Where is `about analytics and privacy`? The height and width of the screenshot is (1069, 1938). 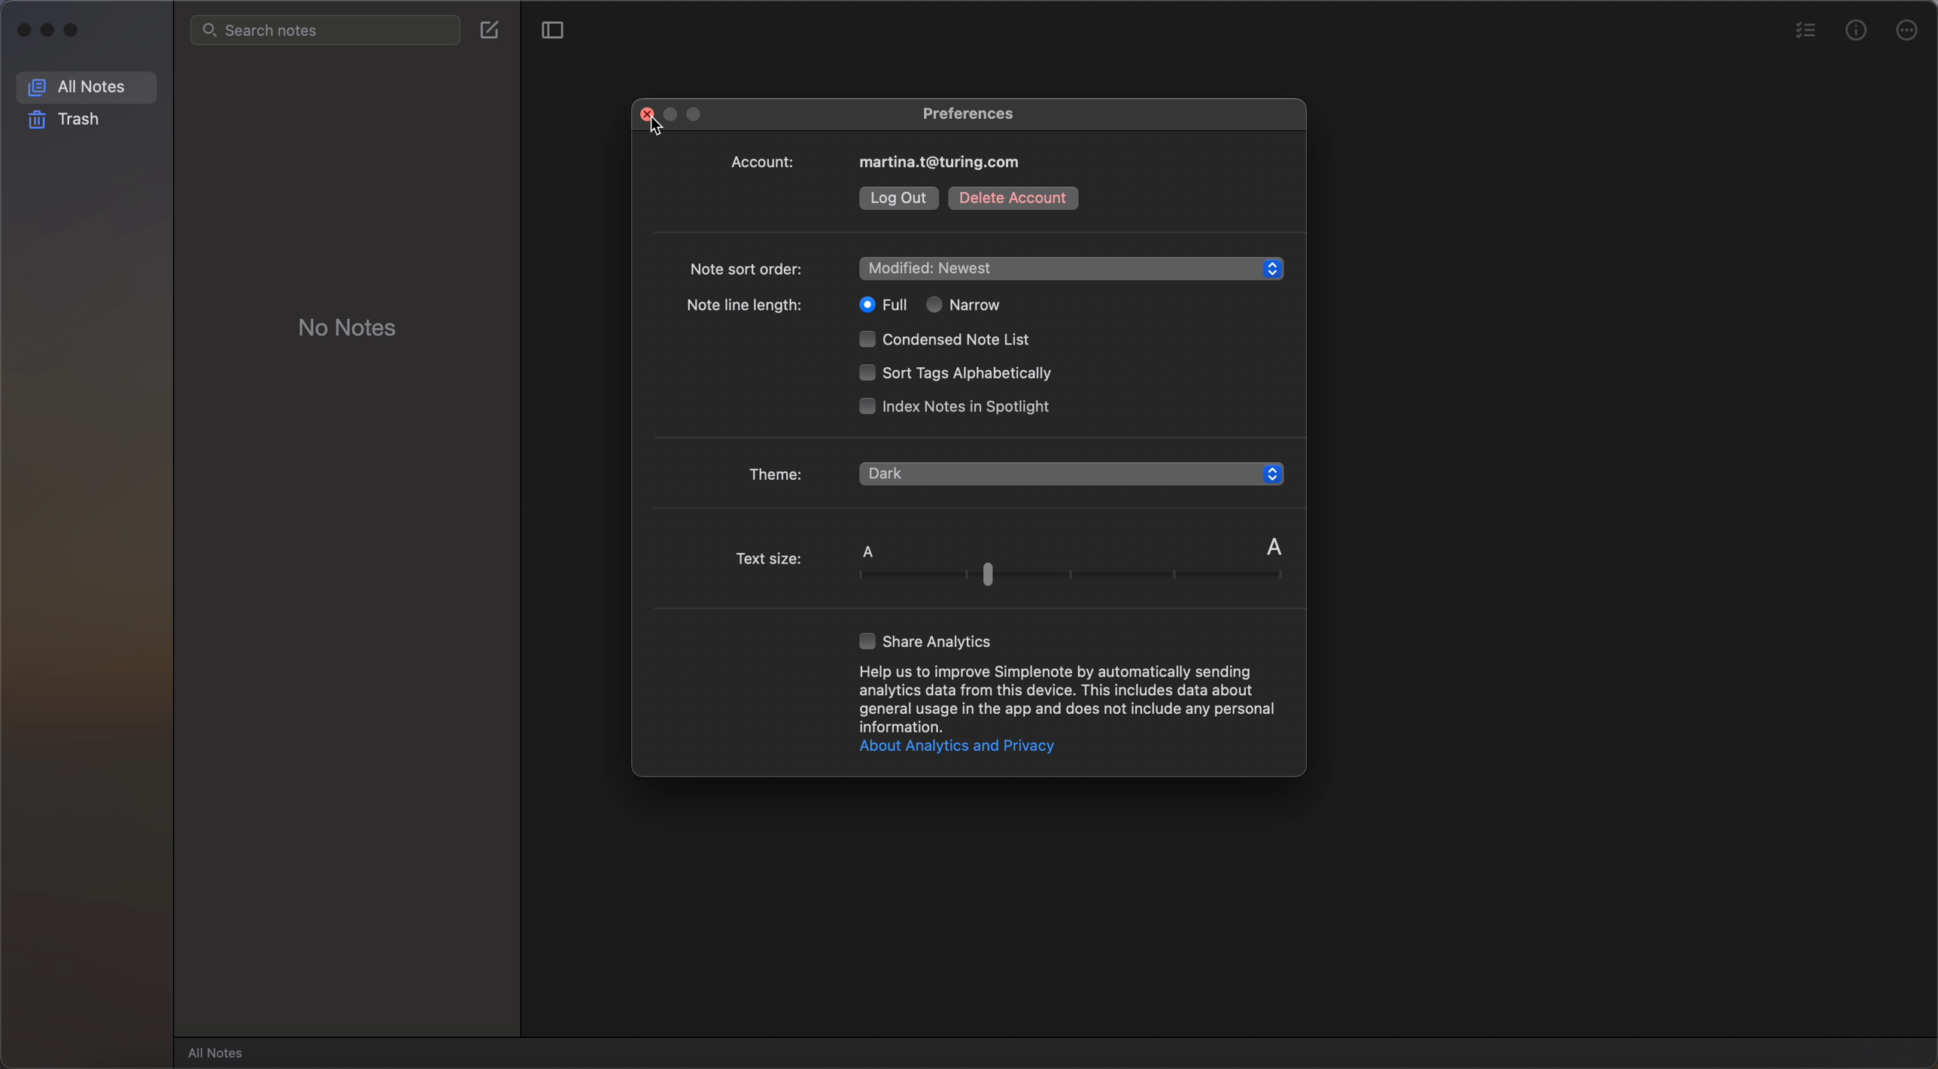
about analytics and privacy is located at coordinates (955, 748).